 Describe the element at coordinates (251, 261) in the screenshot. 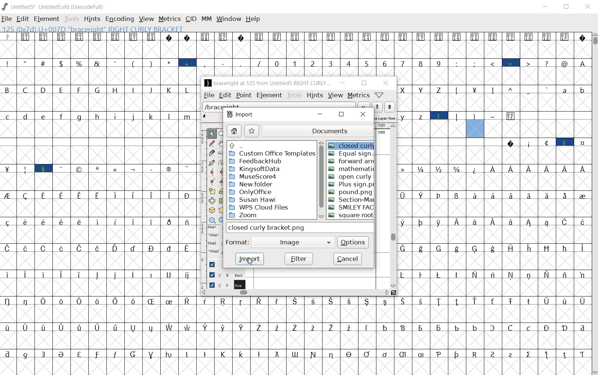

I see `cursor` at that location.